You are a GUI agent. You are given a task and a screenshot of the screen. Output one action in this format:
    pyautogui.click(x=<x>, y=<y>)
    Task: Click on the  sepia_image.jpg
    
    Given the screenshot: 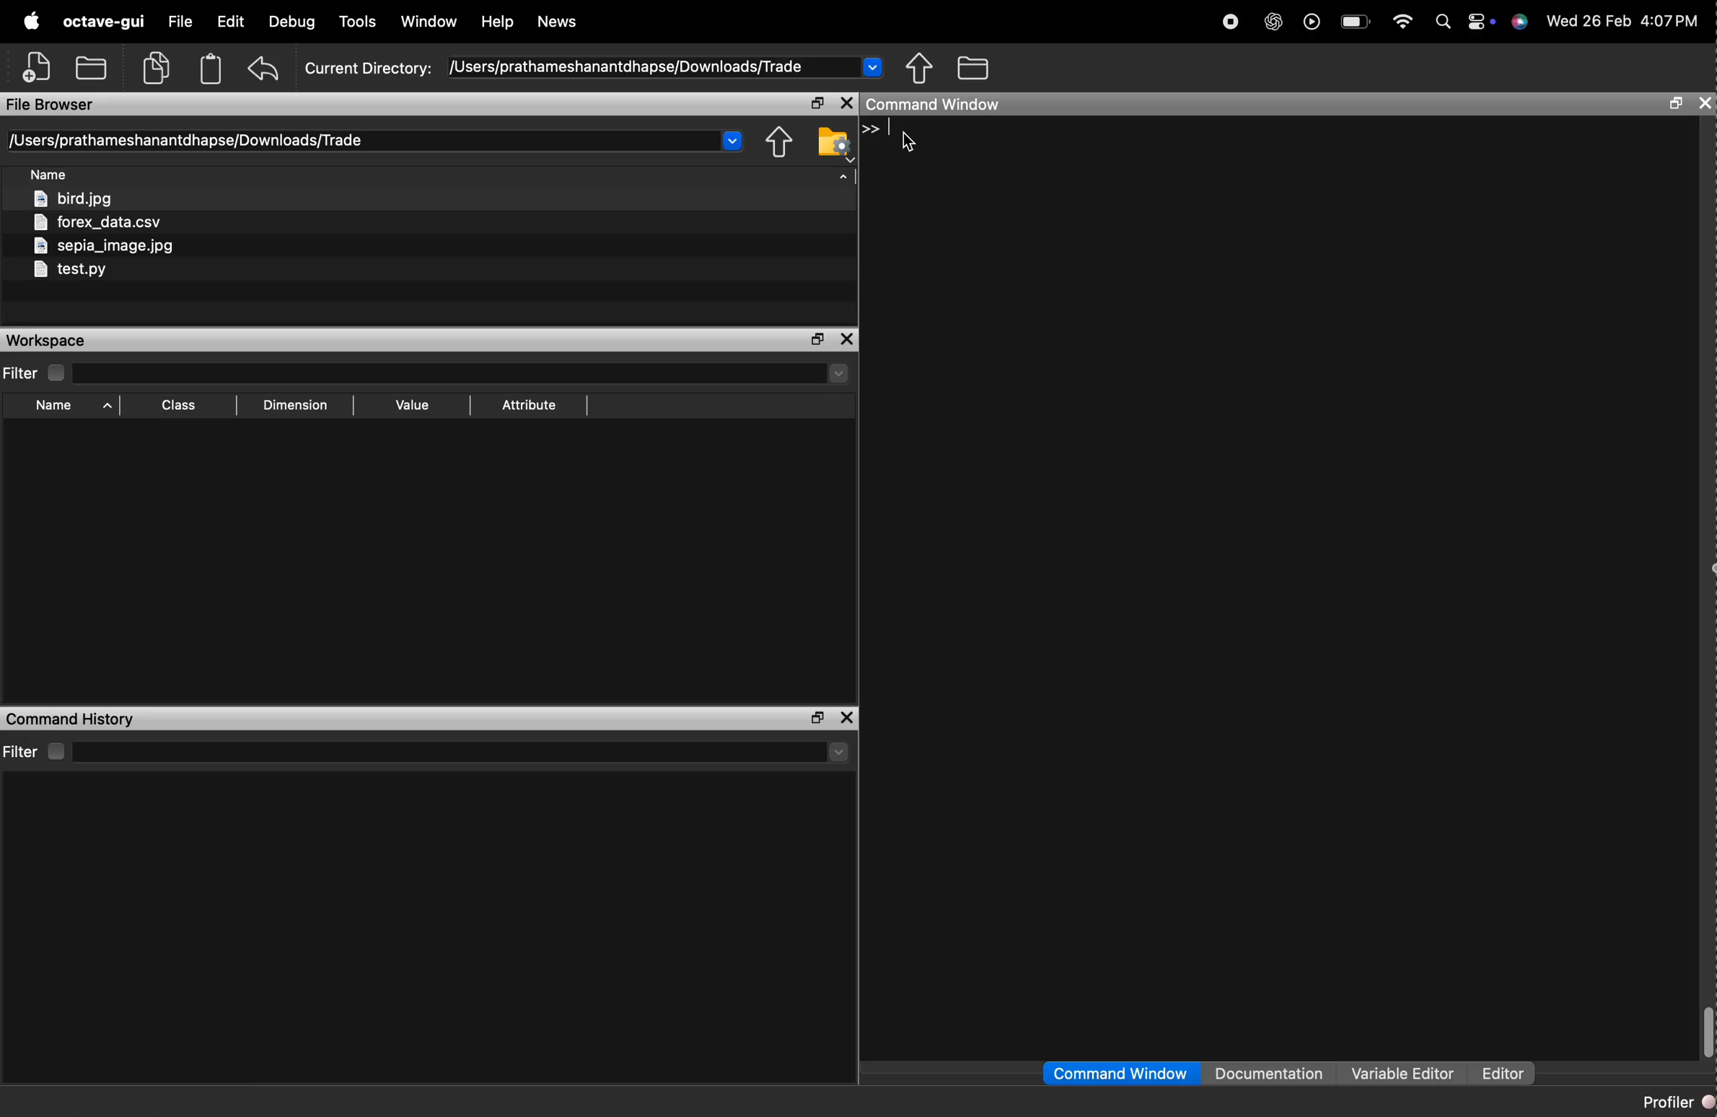 What is the action you would take?
    pyautogui.click(x=105, y=246)
    